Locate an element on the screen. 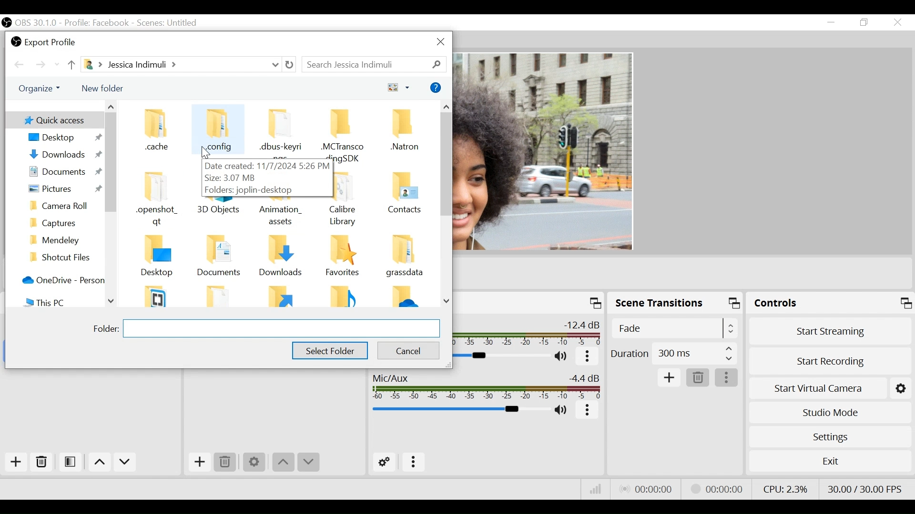  Remove is located at coordinates (42, 461).